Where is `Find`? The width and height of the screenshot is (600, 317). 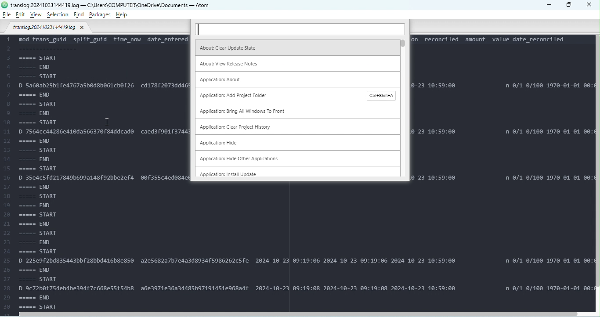
Find is located at coordinates (80, 15).